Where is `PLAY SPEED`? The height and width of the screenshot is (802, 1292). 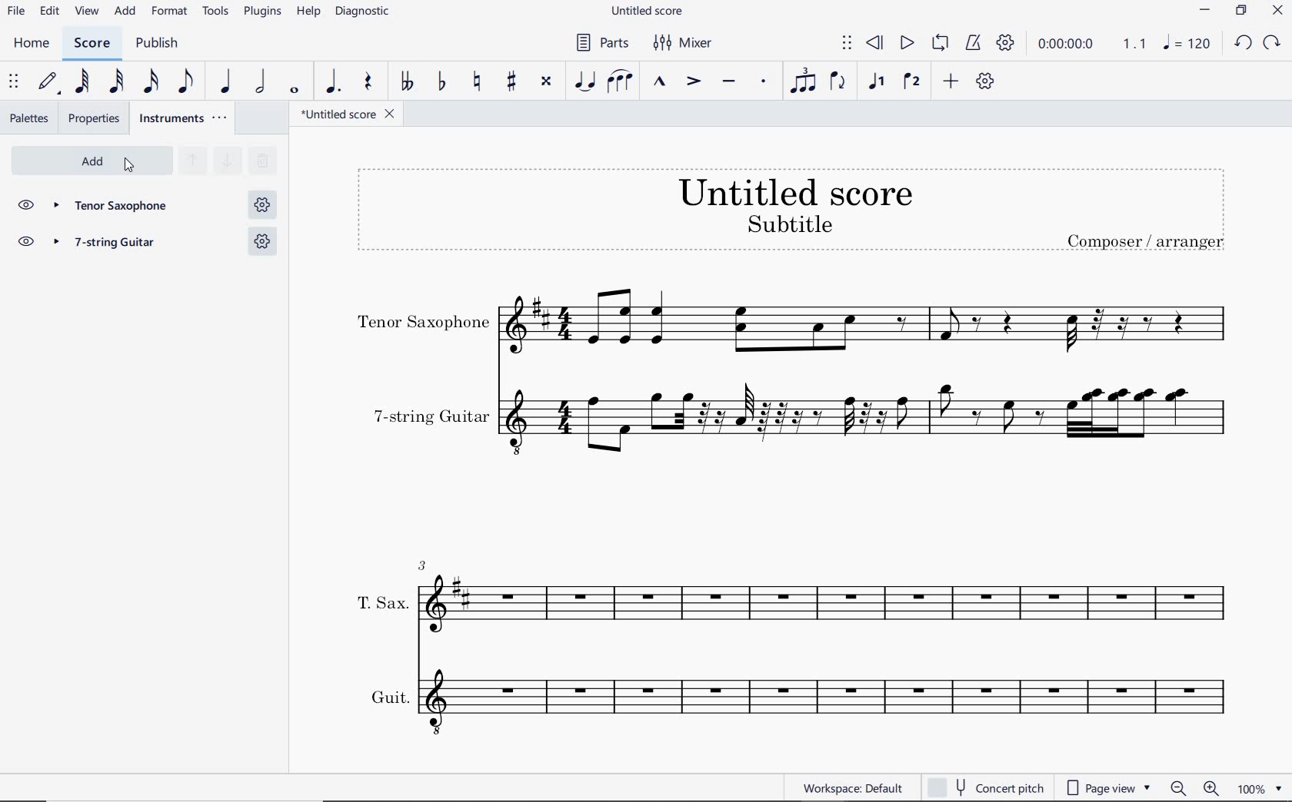 PLAY SPEED is located at coordinates (1089, 46).